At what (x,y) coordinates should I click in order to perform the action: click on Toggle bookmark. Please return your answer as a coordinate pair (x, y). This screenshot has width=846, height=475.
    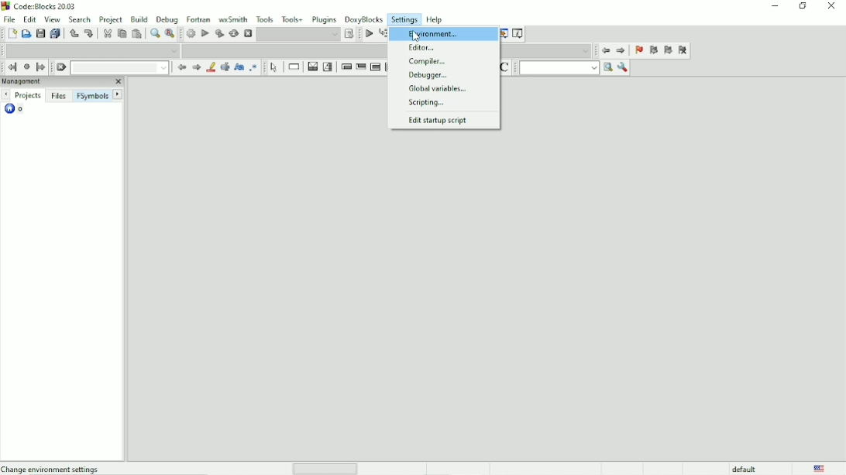
    Looking at the image, I should click on (638, 50).